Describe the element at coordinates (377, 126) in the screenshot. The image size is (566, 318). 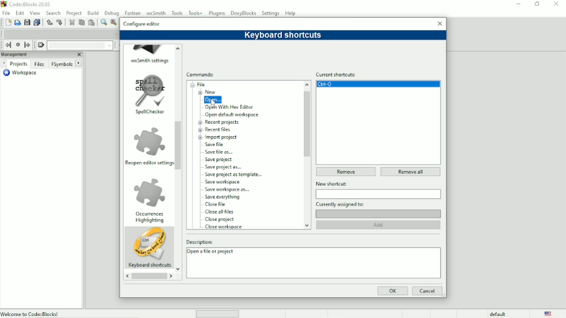
I see `` at that location.